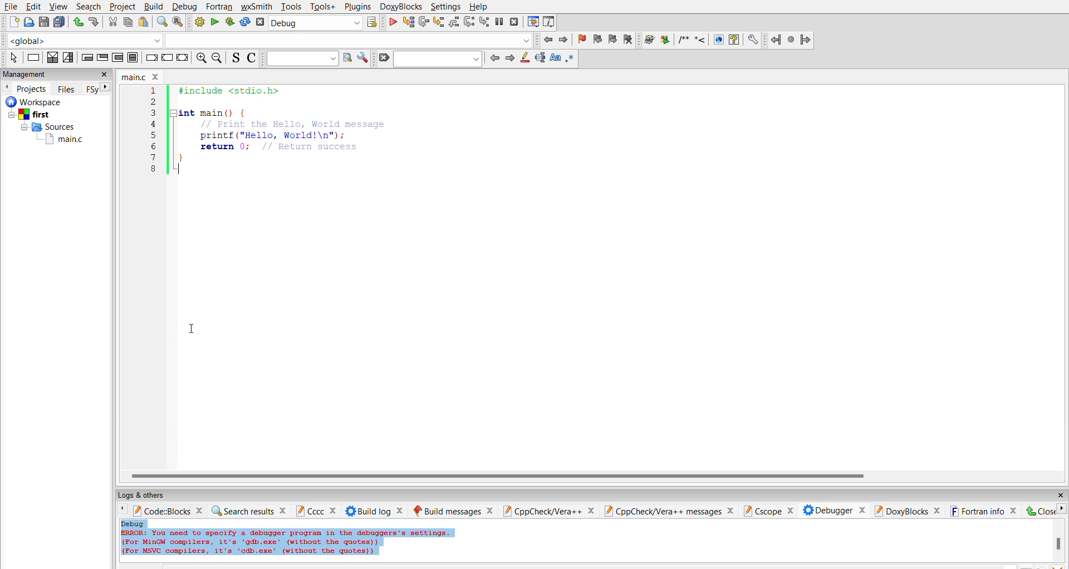 The width and height of the screenshot is (1069, 569). Describe the element at coordinates (166, 510) in the screenshot. I see `code:blocks` at that location.